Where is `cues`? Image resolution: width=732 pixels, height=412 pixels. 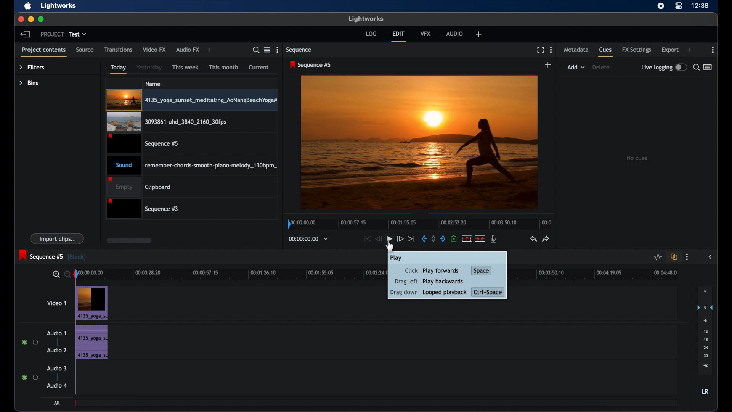
cues is located at coordinates (606, 52).